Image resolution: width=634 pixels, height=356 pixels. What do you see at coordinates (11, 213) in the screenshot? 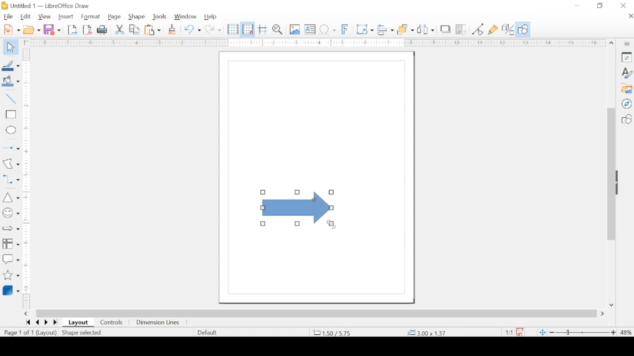
I see `symbols` at bounding box center [11, 213].